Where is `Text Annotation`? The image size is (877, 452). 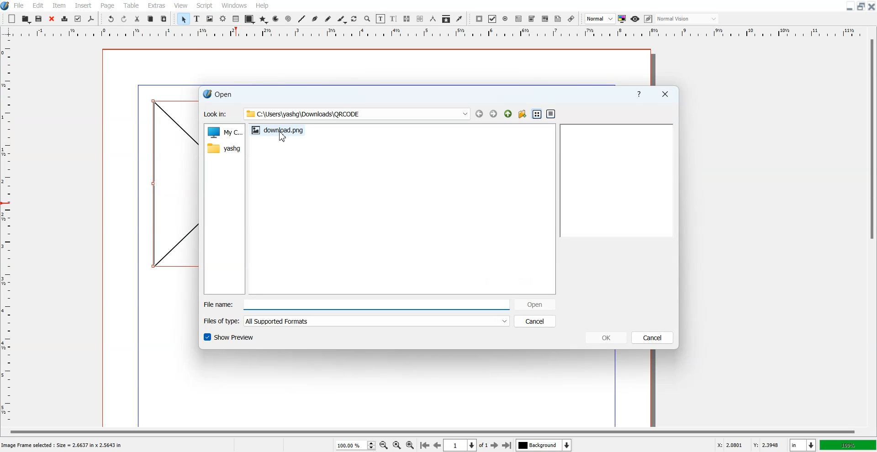 Text Annotation is located at coordinates (558, 19).